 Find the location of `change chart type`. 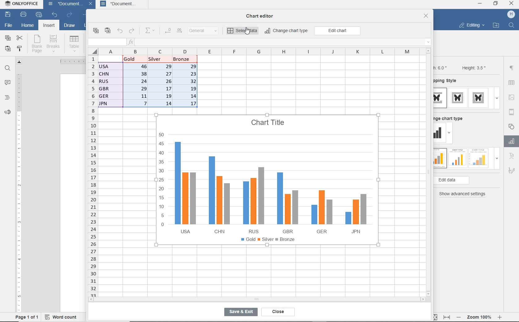

change chart type is located at coordinates (287, 31).